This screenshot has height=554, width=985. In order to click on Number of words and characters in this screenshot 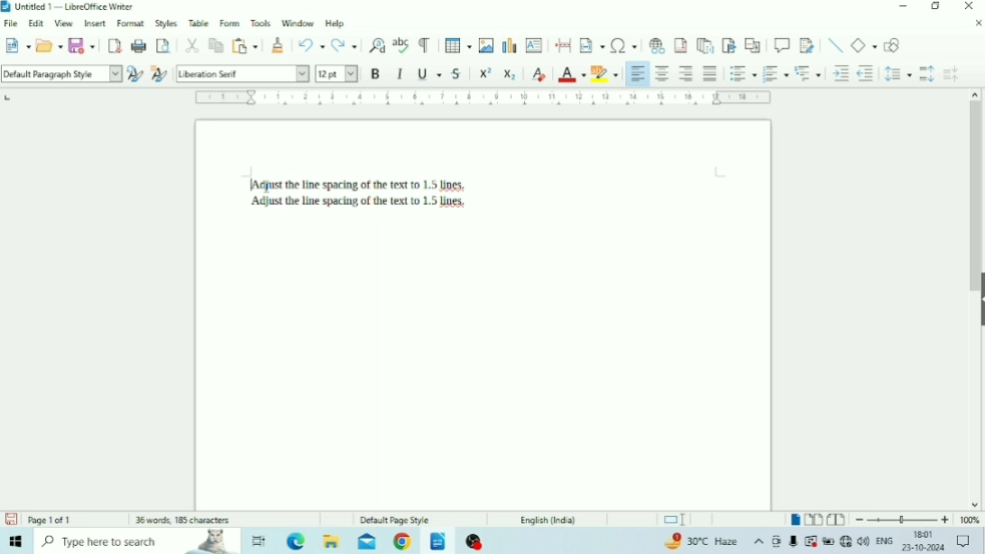, I will do `click(182, 519)`.